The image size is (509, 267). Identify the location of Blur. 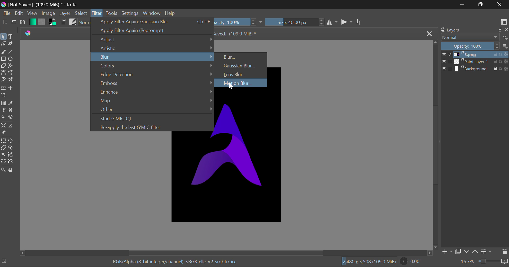
(152, 57).